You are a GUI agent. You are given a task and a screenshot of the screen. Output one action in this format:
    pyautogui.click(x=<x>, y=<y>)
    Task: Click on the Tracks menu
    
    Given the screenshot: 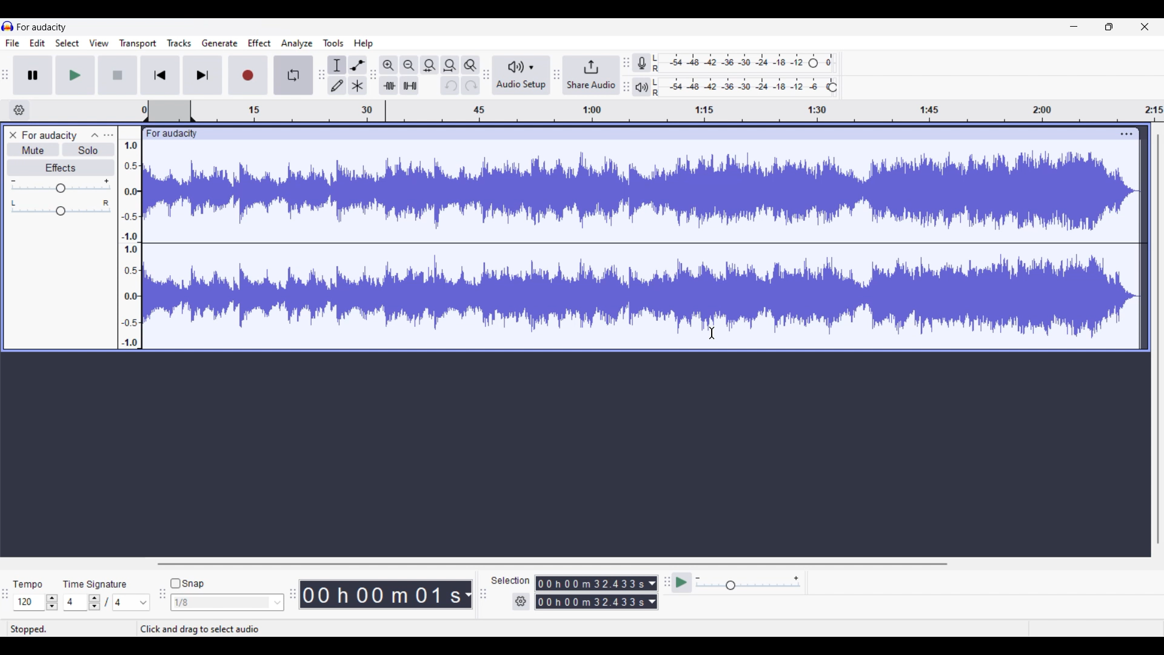 What is the action you would take?
    pyautogui.click(x=179, y=43)
    